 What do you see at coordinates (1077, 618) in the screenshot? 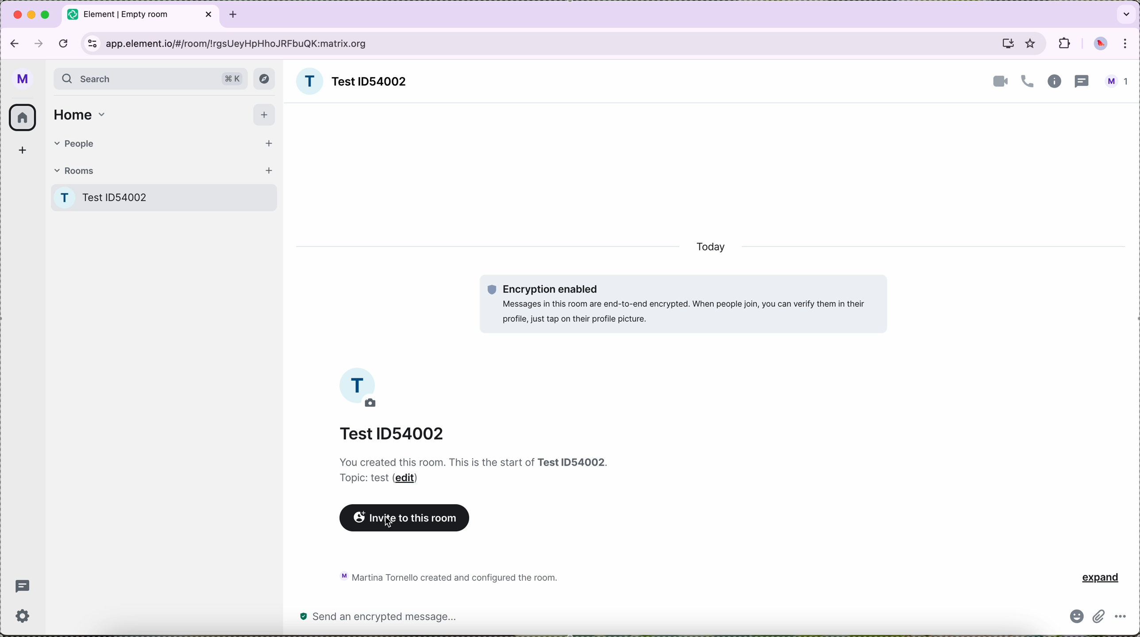
I see `emoji` at bounding box center [1077, 618].